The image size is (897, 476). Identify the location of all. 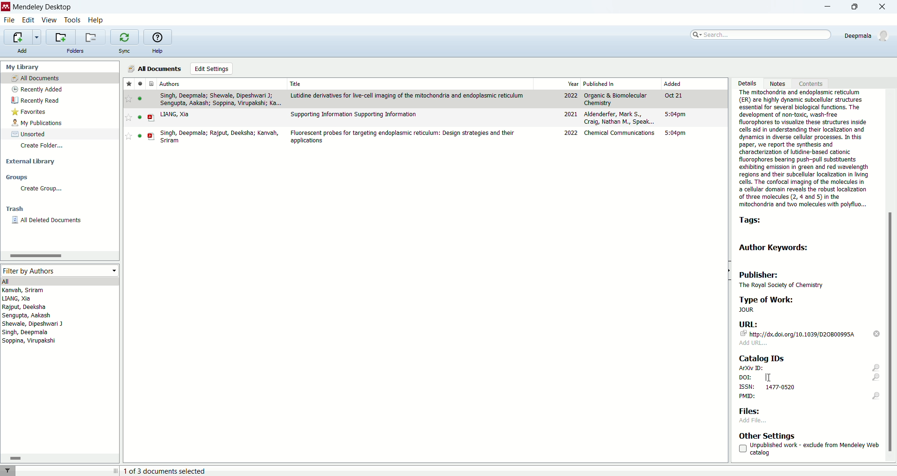
(58, 281).